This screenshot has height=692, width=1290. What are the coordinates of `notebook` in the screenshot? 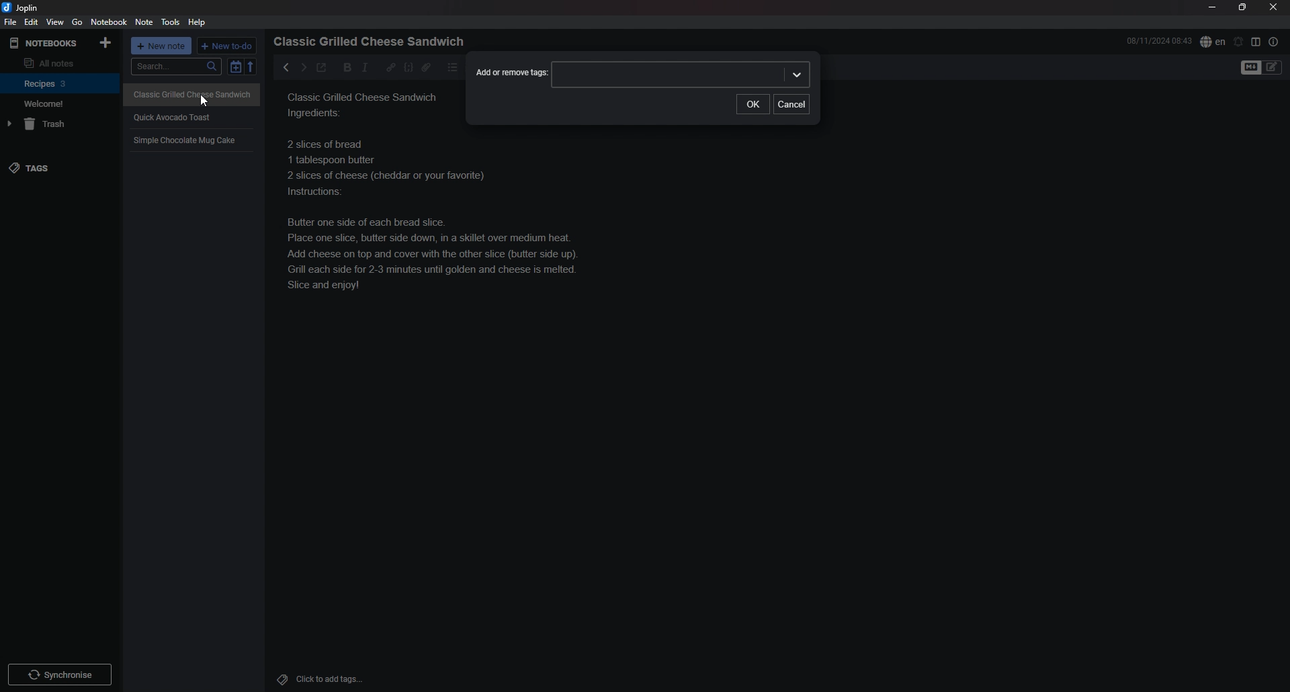 It's located at (110, 21).